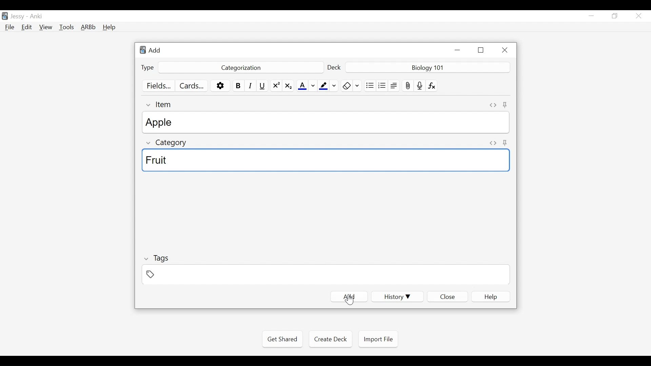 Image resolution: width=651 pixels, height=366 pixels. Describe the element at coordinates (428, 68) in the screenshot. I see `Deck Nmae` at that location.